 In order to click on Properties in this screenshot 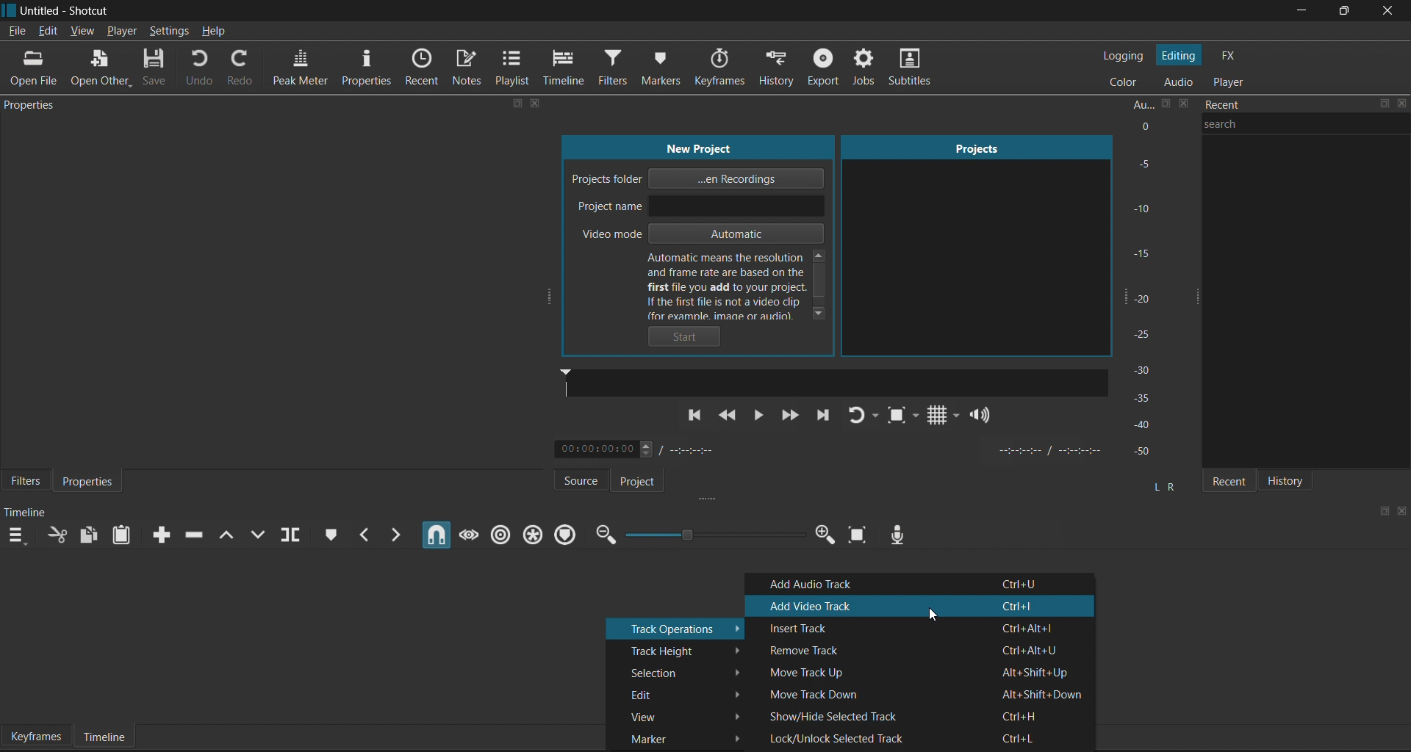, I will do `click(92, 481)`.